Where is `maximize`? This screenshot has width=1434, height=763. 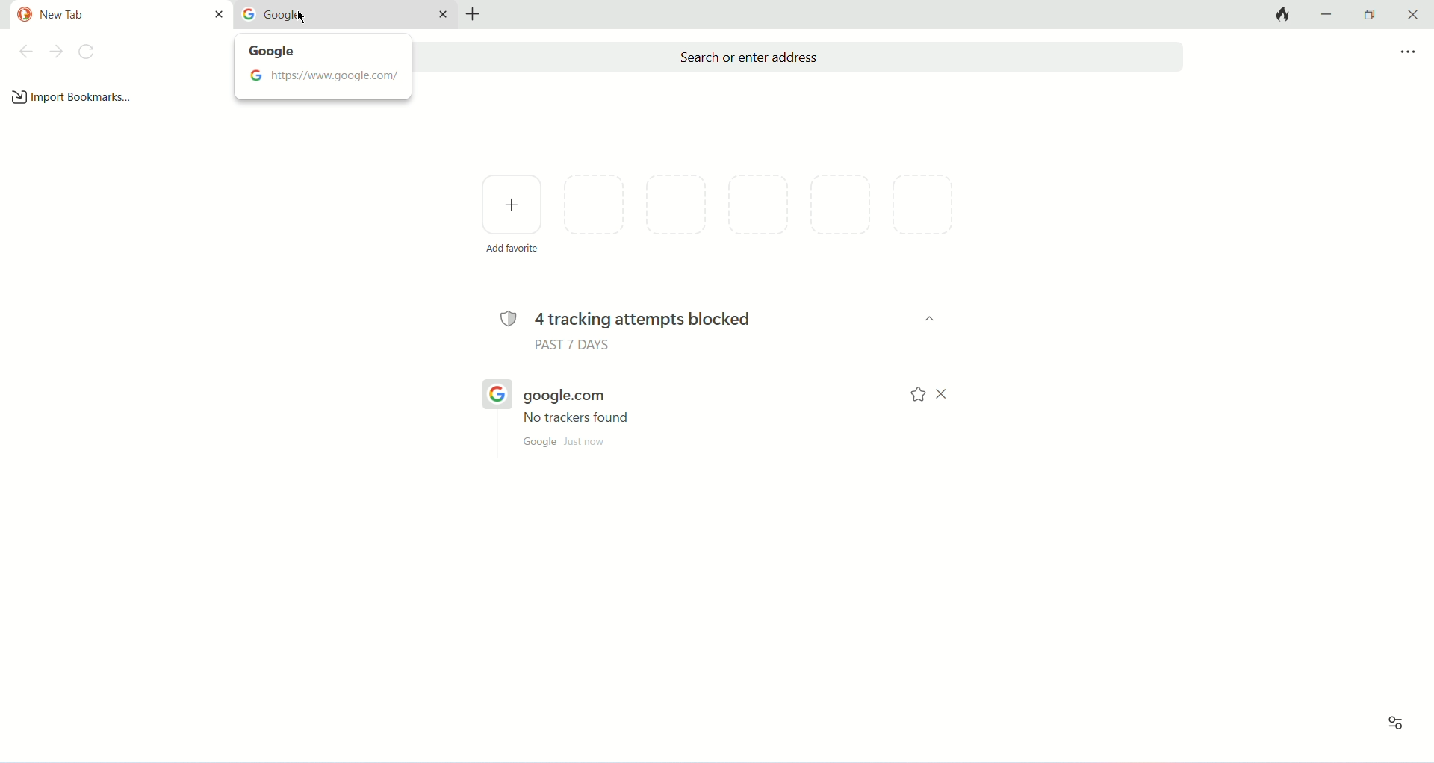
maximize is located at coordinates (1368, 13).